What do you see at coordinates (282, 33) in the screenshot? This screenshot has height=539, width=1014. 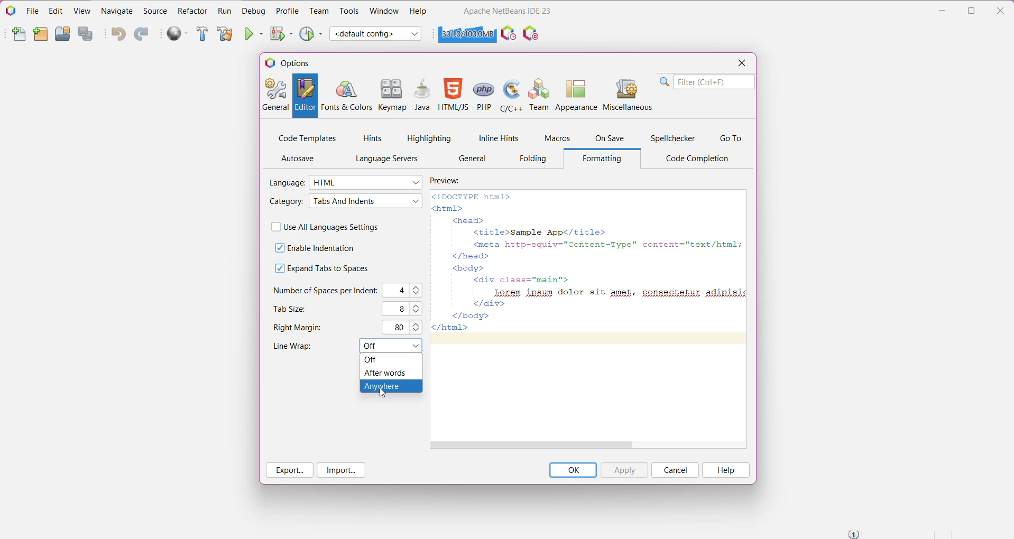 I see `Debug Project` at bounding box center [282, 33].